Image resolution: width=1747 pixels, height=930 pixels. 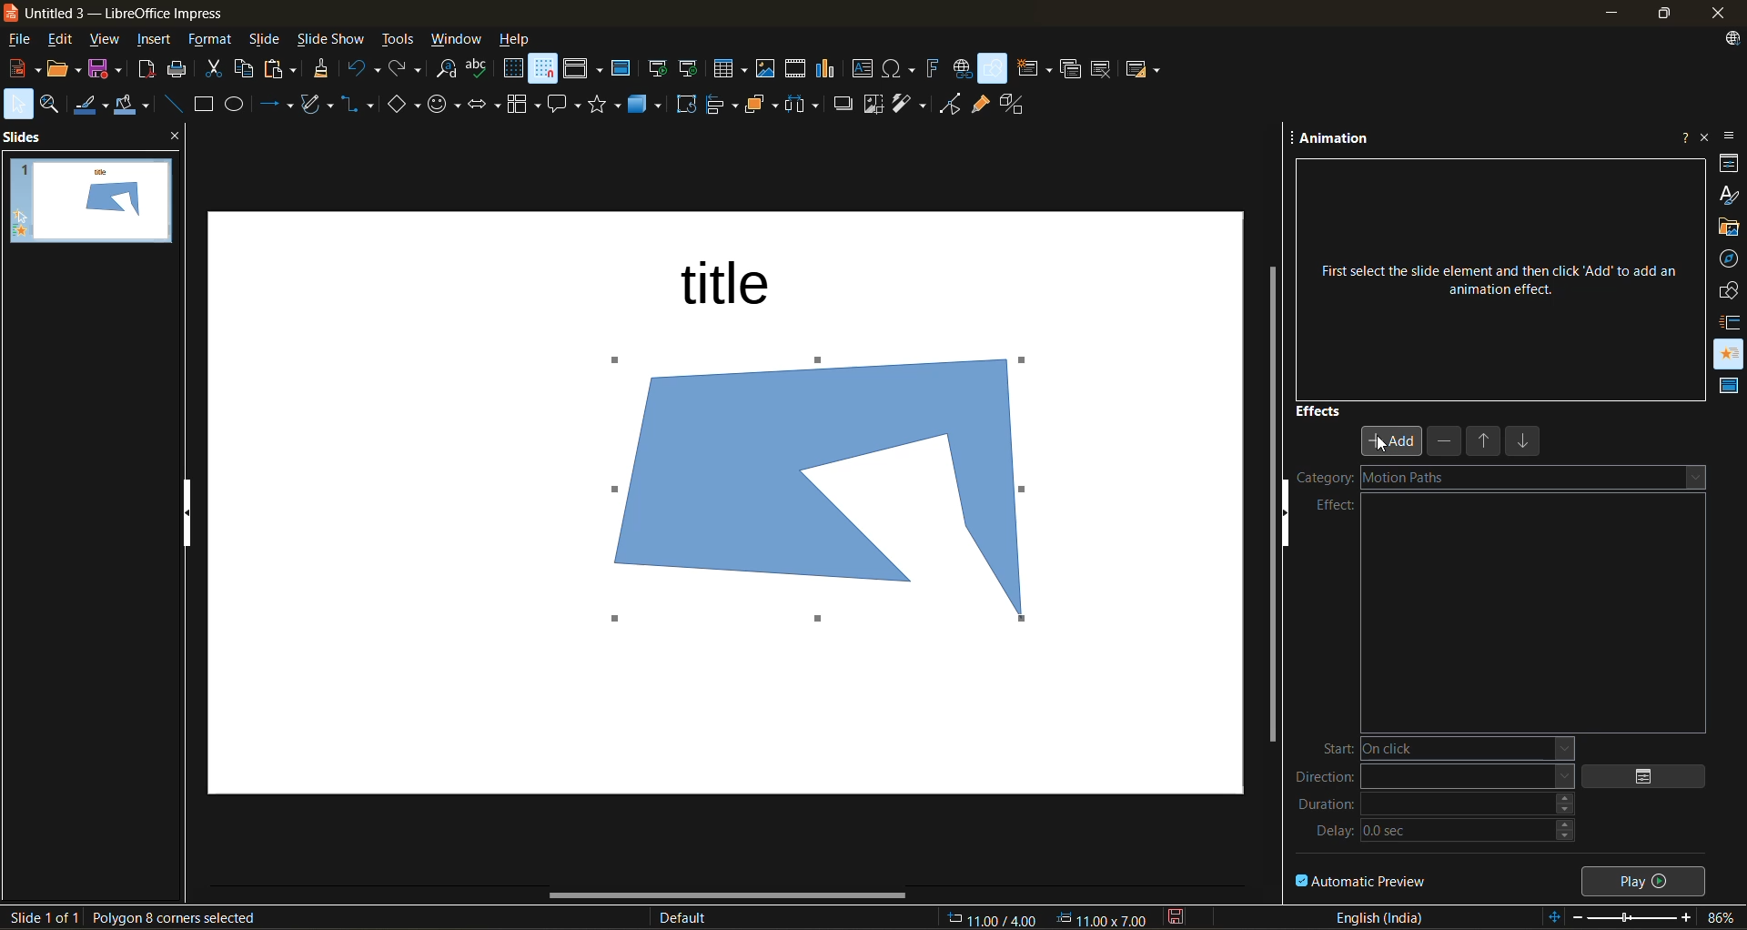 I want to click on close pane, so click(x=181, y=138).